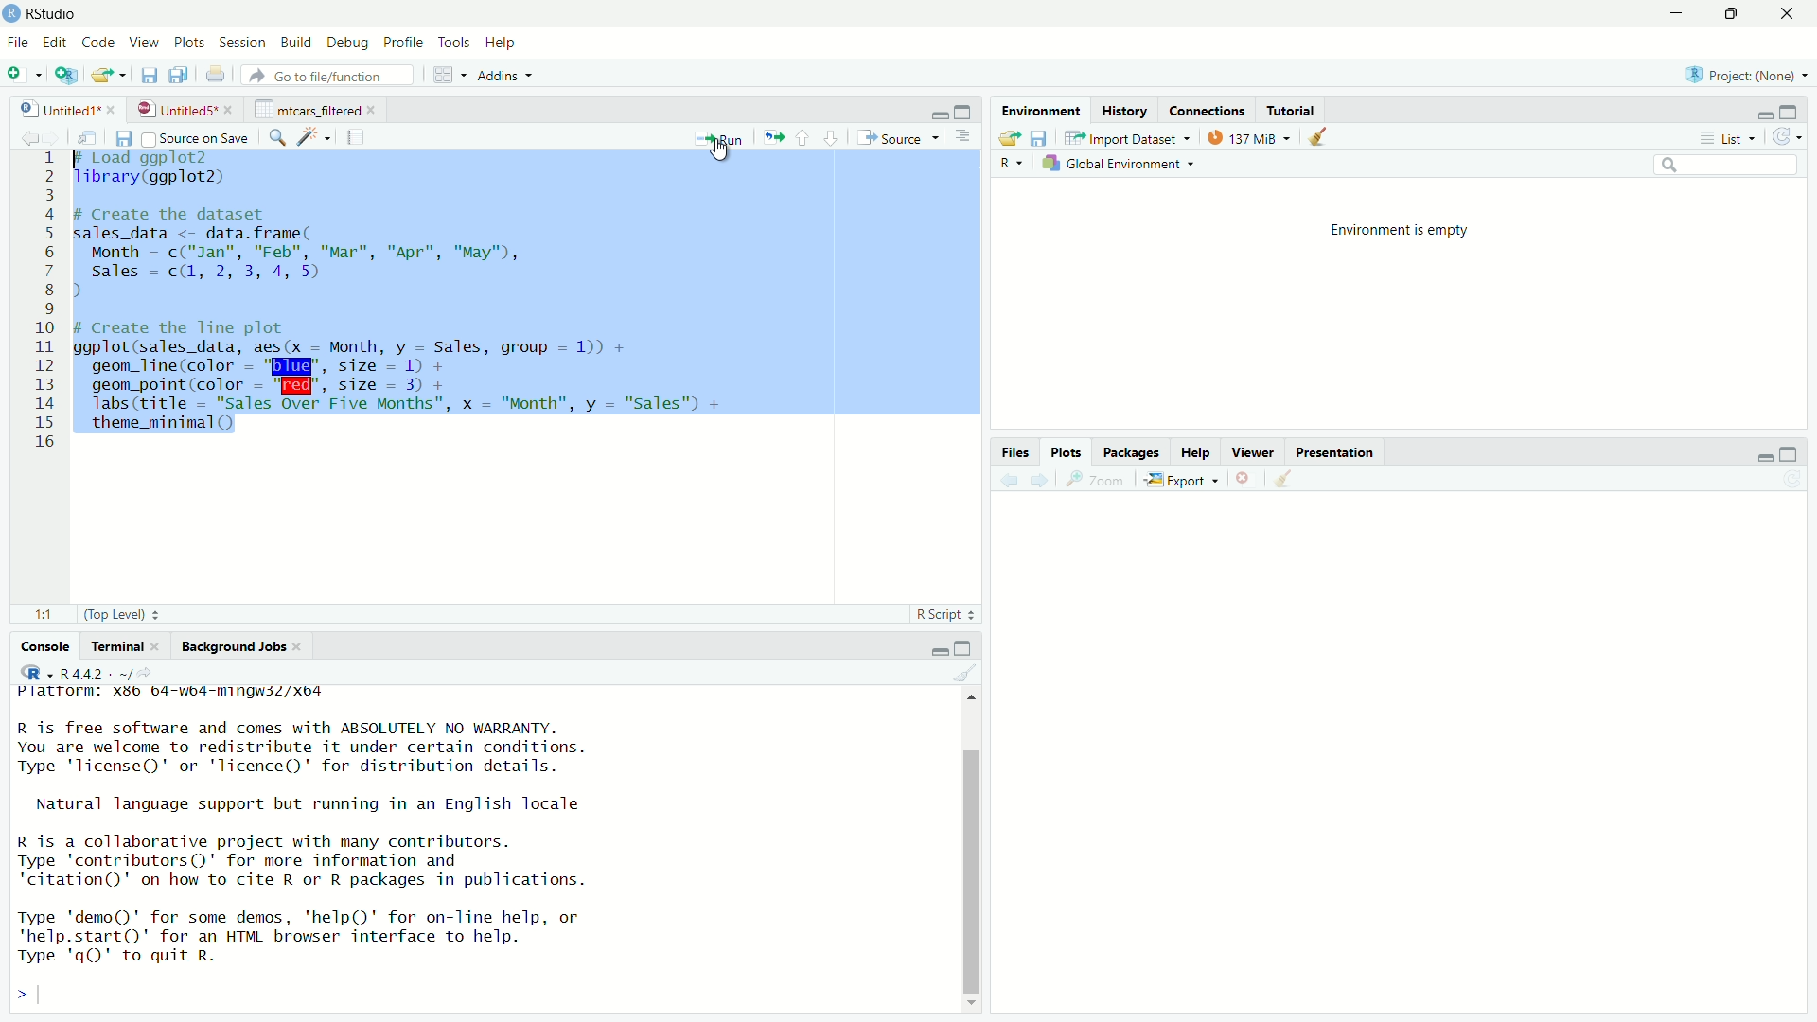  What do you see at coordinates (832, 137) in the screenshot?
I see `next code section` at bounding box center [832, 137].